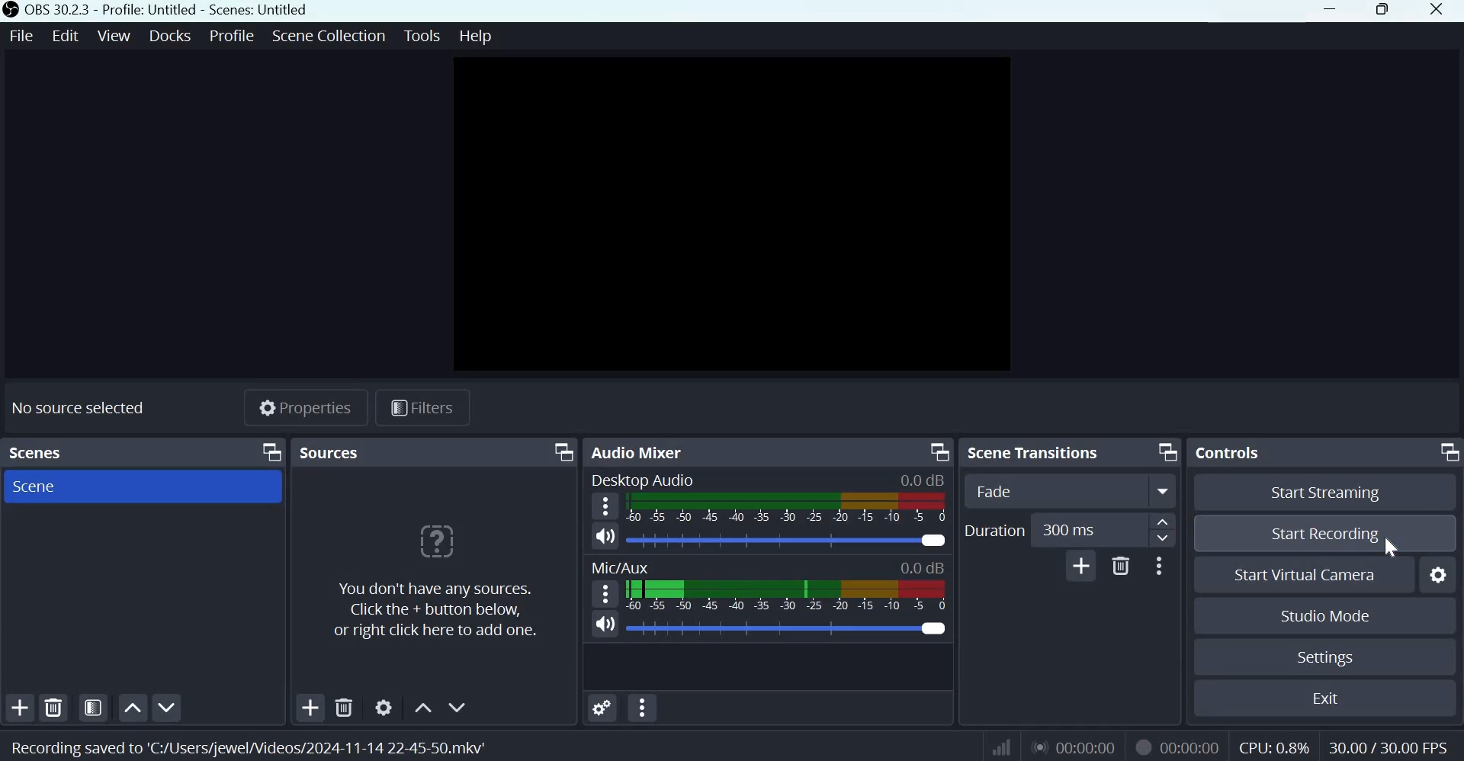 This screenshot has height=761, width=1464. Describe the element at coordinates (425, 708) in the screenshot. I see `Move source(s) up` at that location.